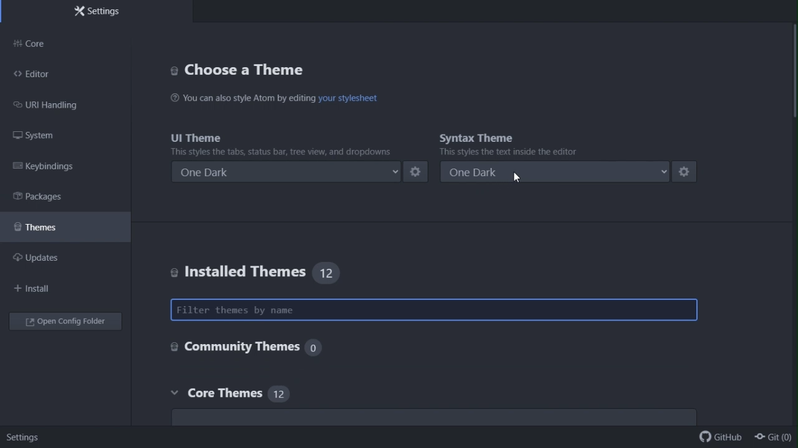 The height and width of the screenshot is (448, 798). What do you see at coordinates (39, 75) in the screenshot?
I see `Editor` at bounding box center [39, 75].